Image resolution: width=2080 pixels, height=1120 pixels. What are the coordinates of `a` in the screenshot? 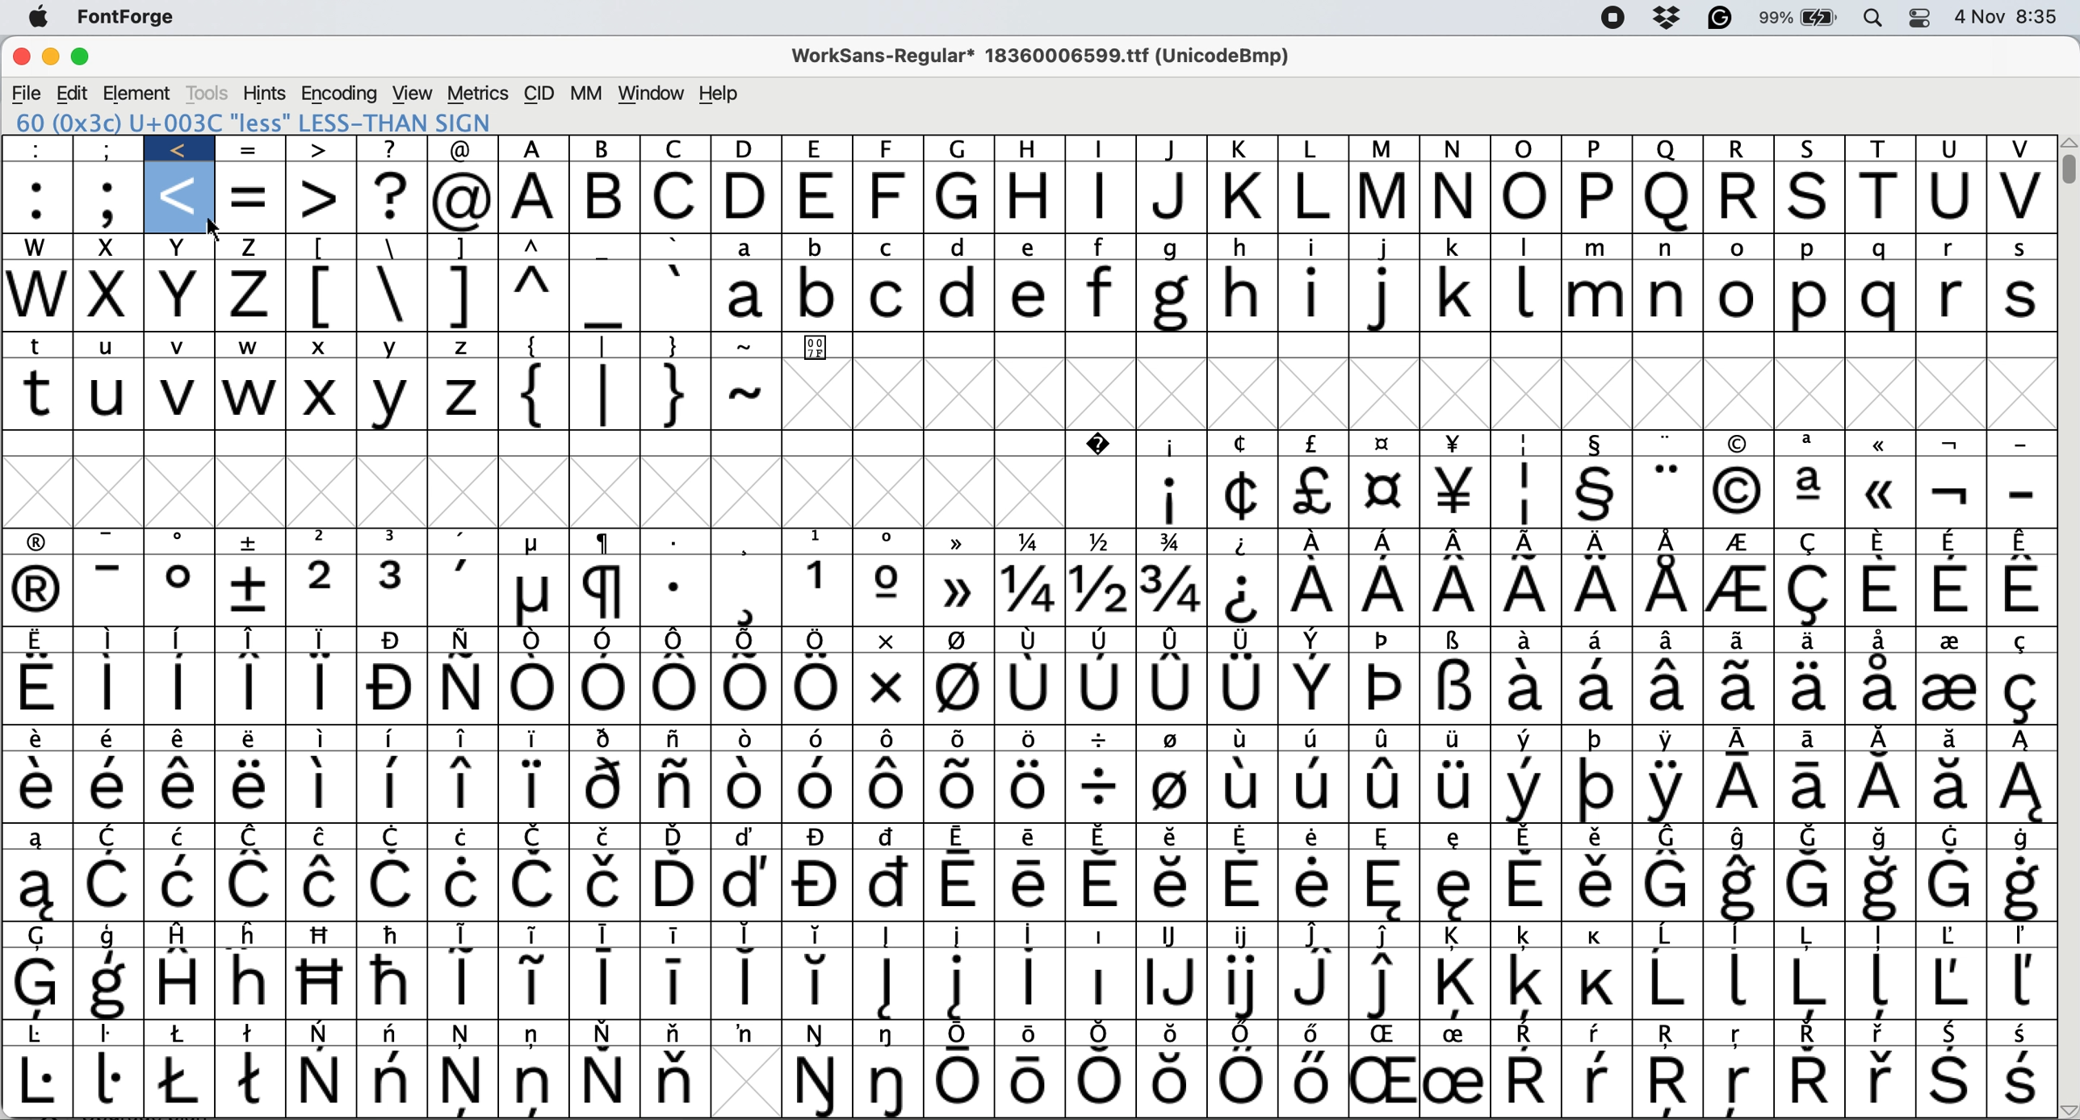 It's located at (743, 248).